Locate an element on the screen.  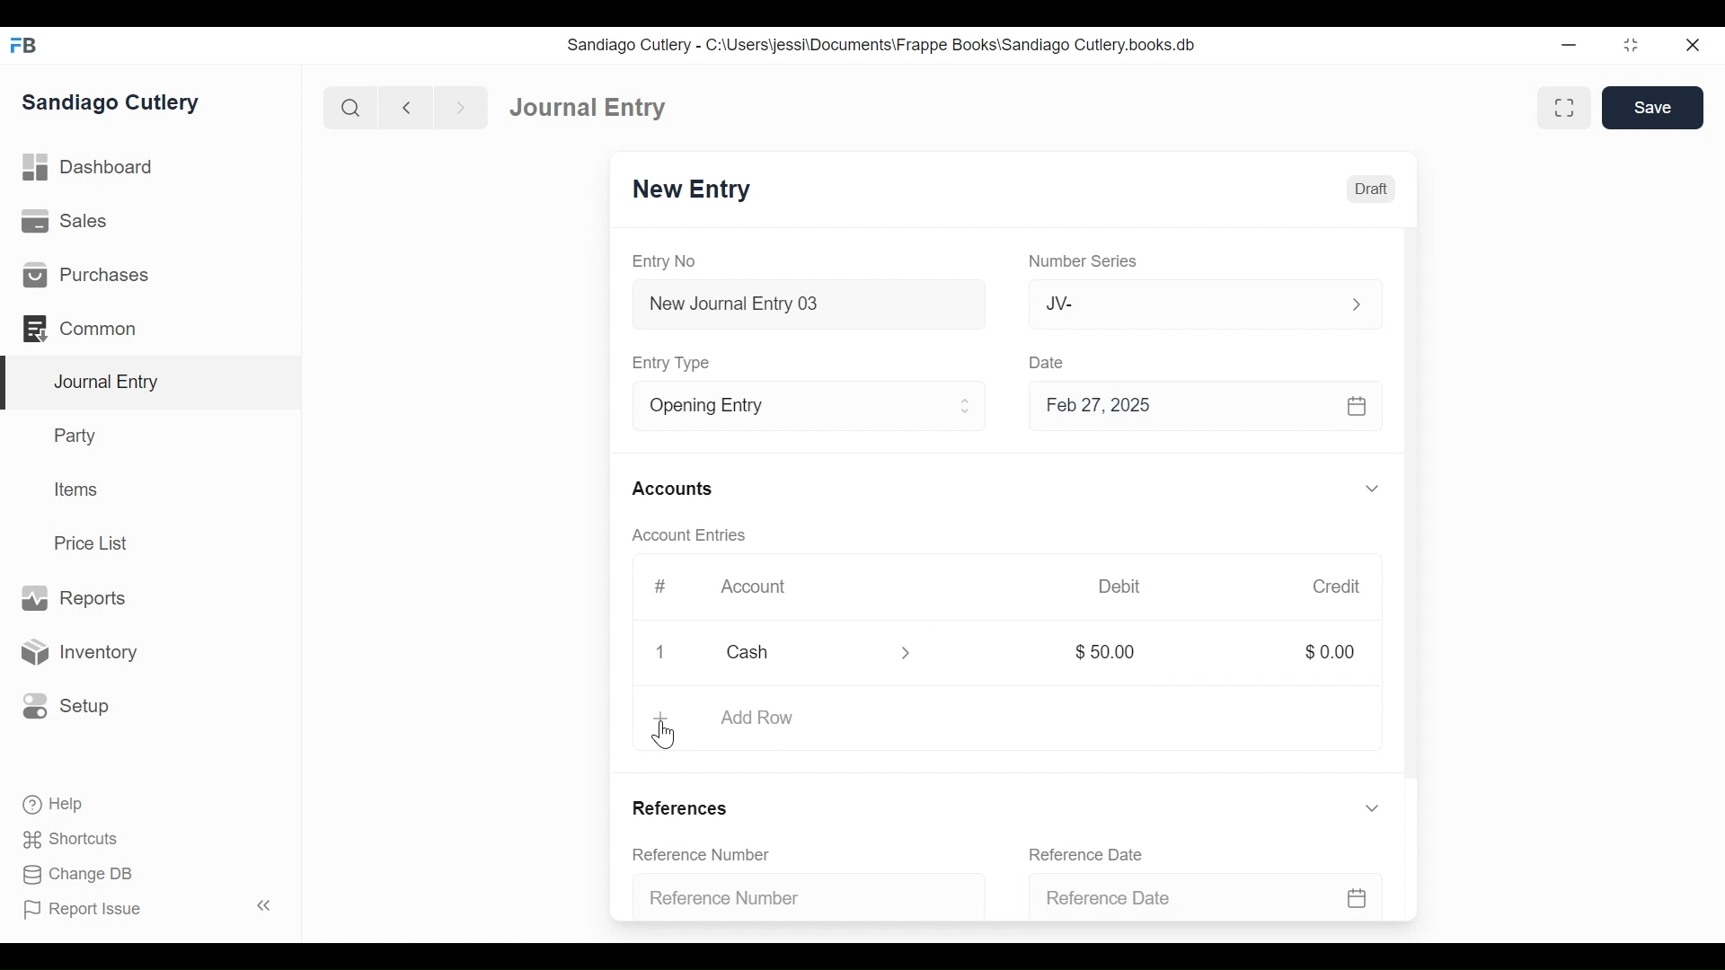
cursor is located at coordinates (668, 737).